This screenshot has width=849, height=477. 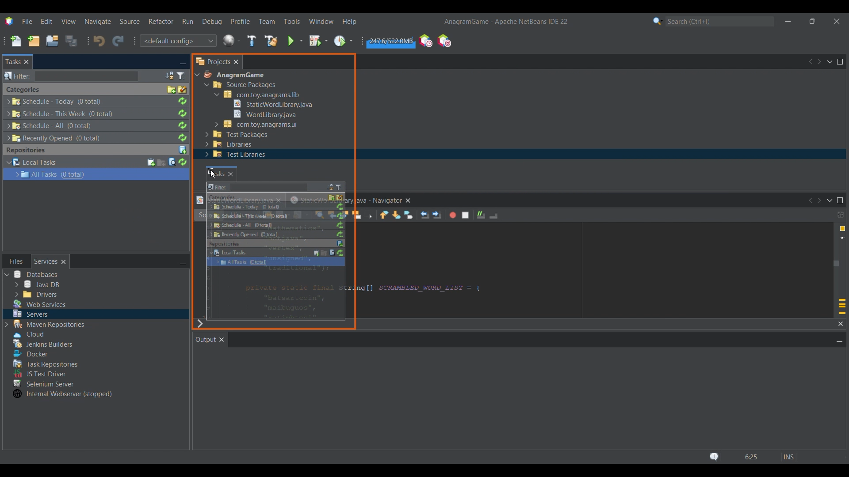 What do you see at coordinates (275, 223) in the screenshot?
I see `` at bounding box center [275, 223].